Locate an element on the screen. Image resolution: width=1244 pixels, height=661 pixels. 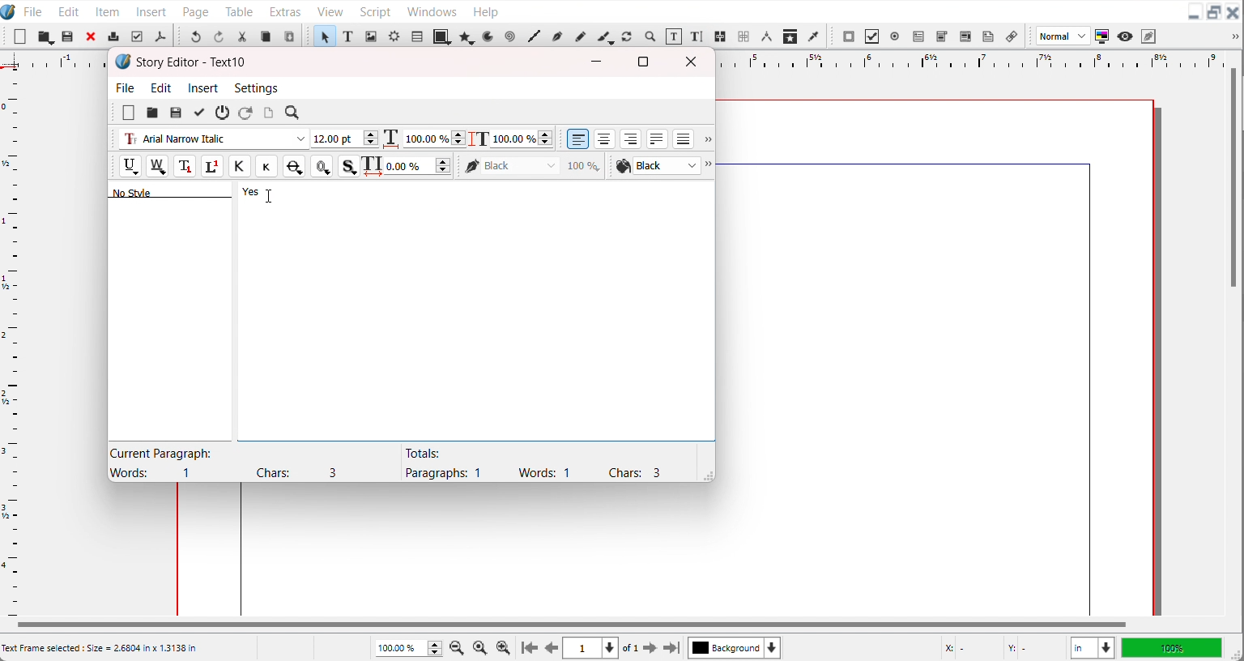
PDF List box is located at coordinates (966, 36).